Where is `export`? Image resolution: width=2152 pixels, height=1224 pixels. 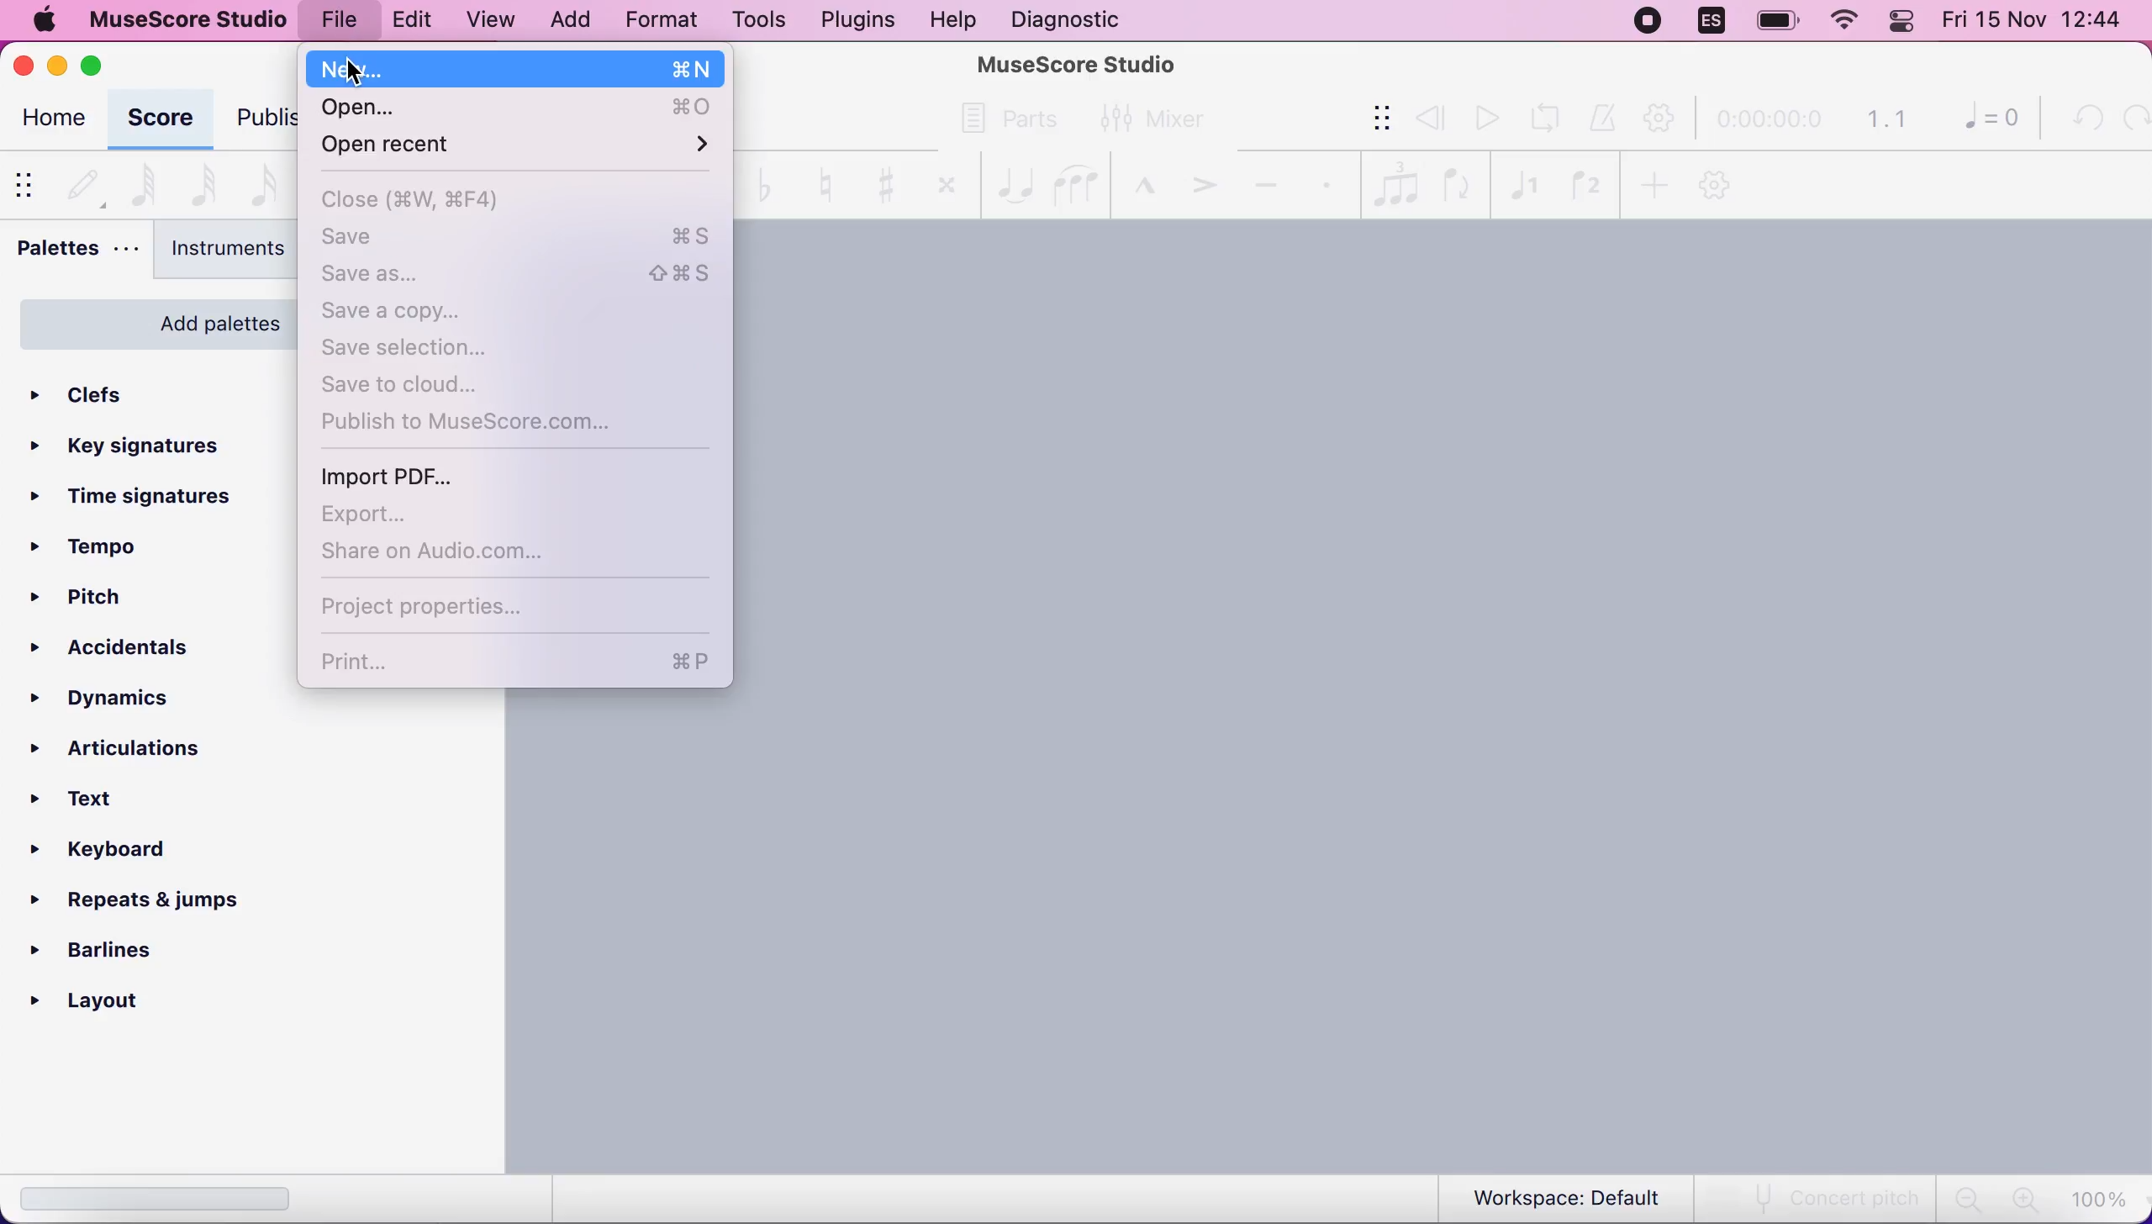 export is located at coordinates (399, 514).